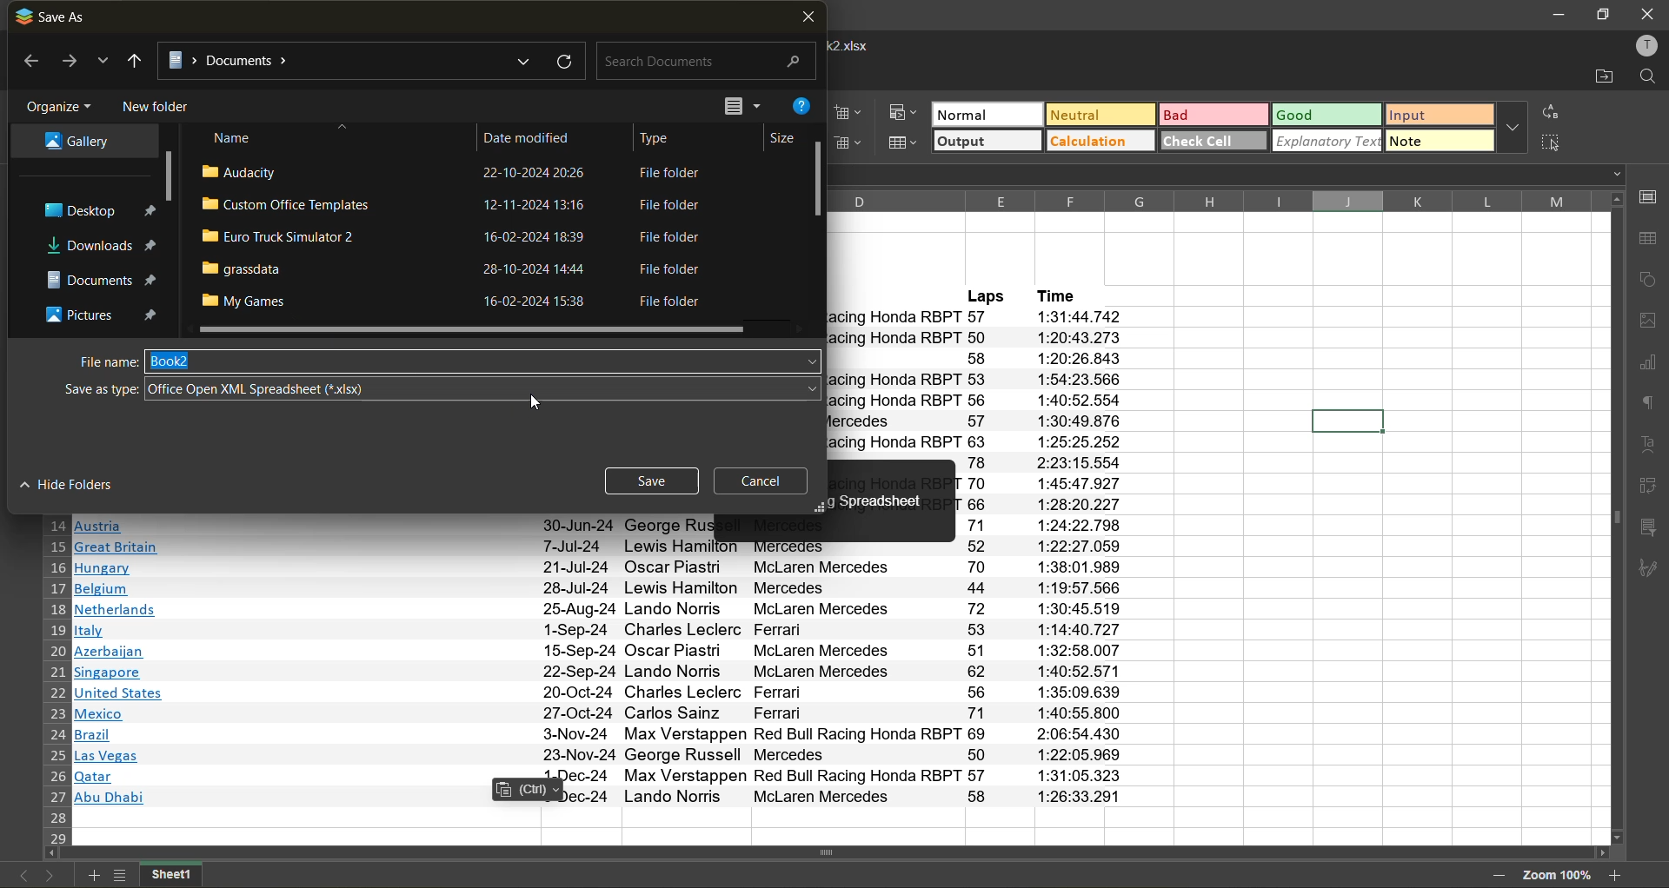  What do you see at coordinates (1215, 114) in the screenshot?
I see `bad` at bounding box center [1215, 114].